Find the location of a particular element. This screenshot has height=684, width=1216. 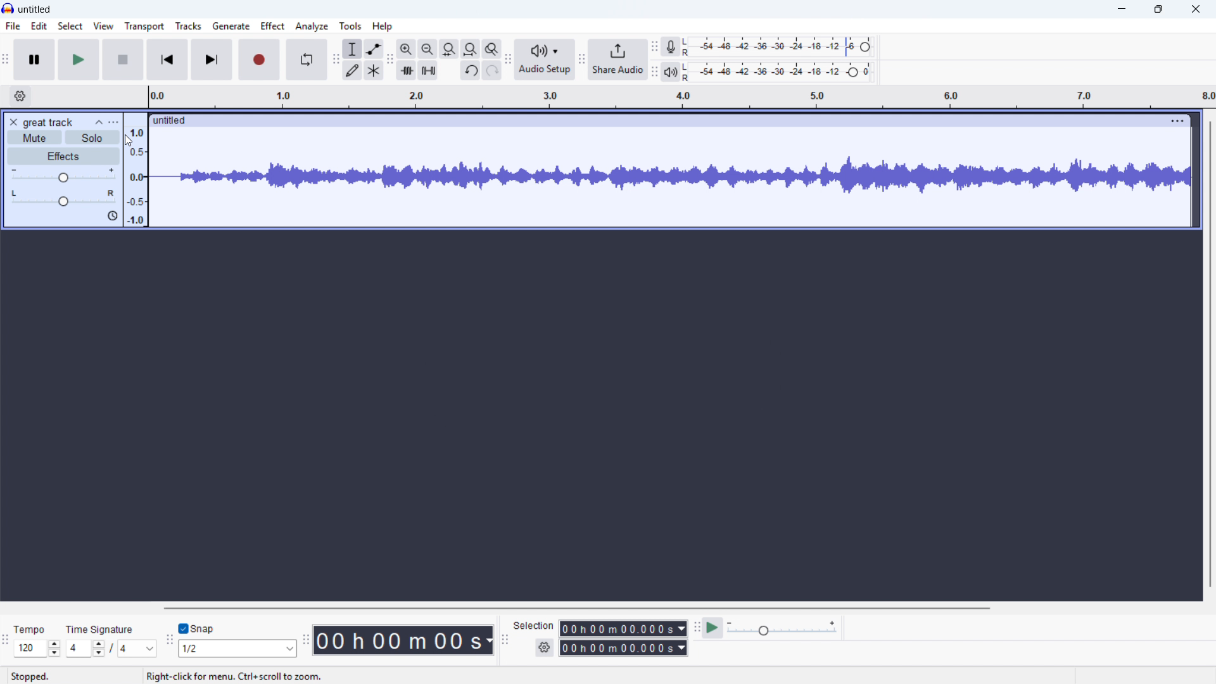

Audio setup toolbar  is located at coordinates (507, 60).